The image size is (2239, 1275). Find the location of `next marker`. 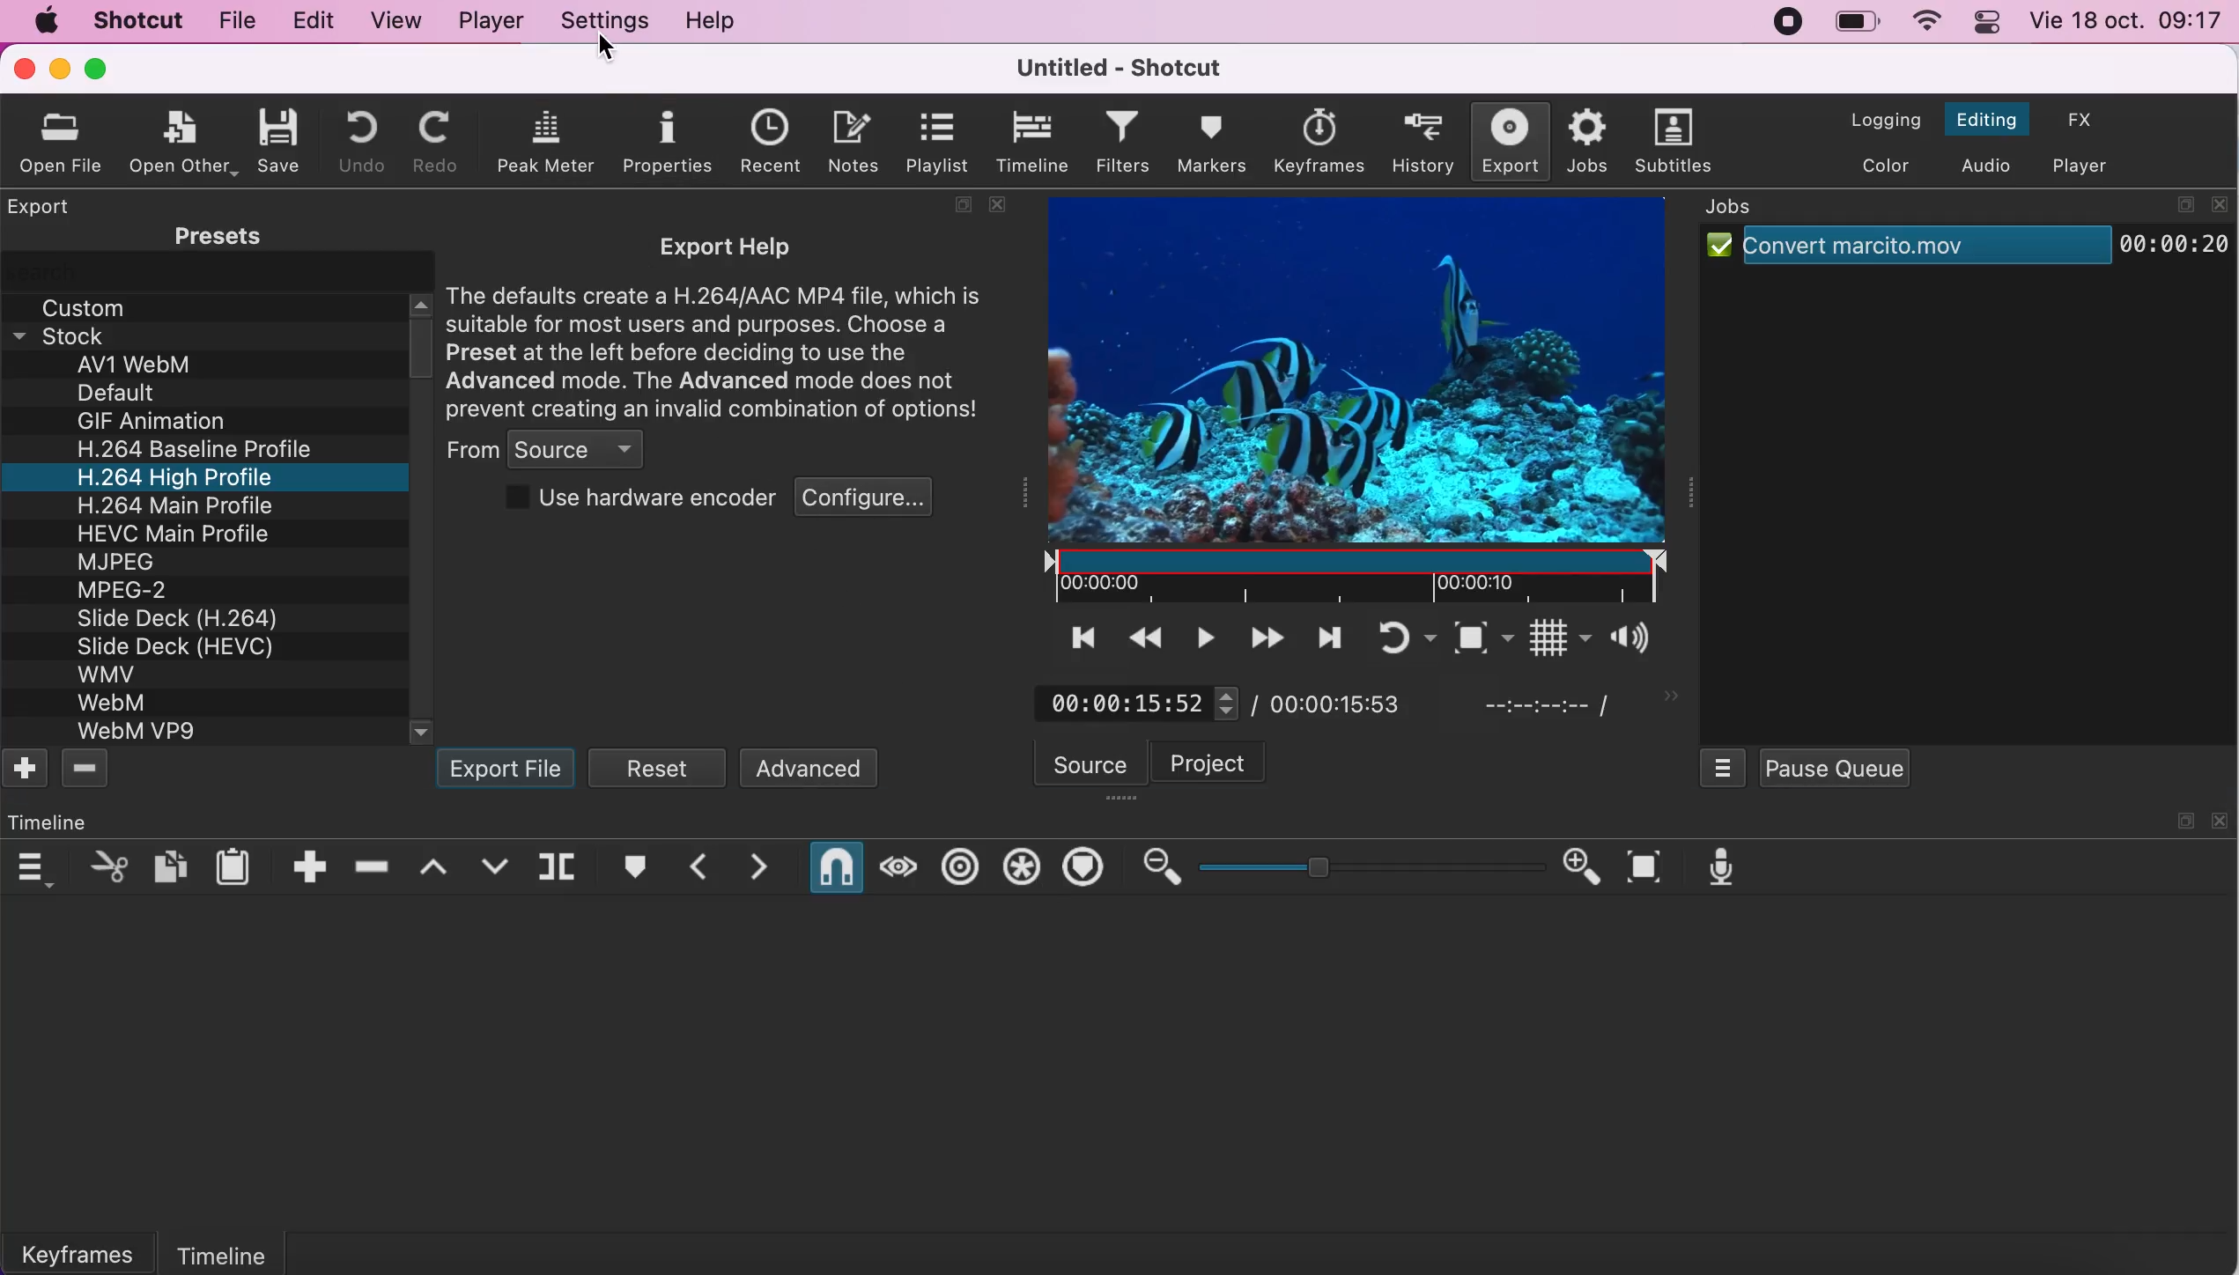

next marker is located at coordinates (760, 867).